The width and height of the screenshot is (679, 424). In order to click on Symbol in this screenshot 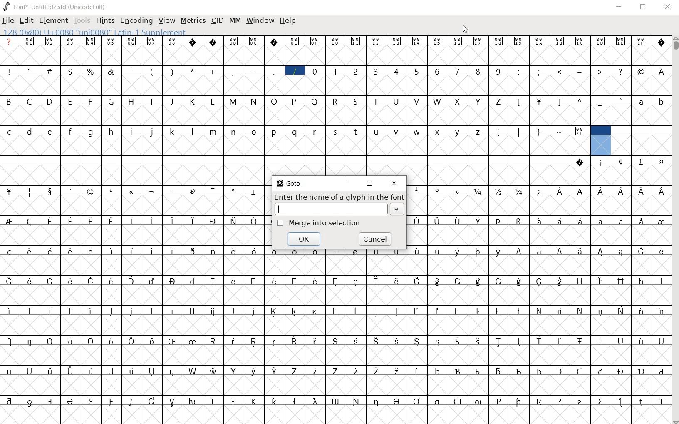, I will do `click(72, 341)`.